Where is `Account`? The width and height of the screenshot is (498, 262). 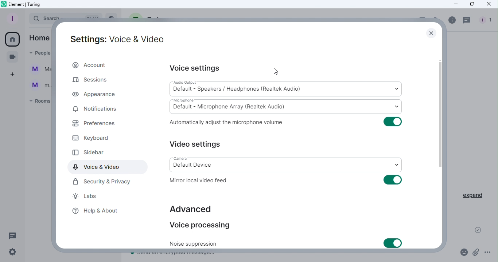
Account is located at coordinates (92, 64).